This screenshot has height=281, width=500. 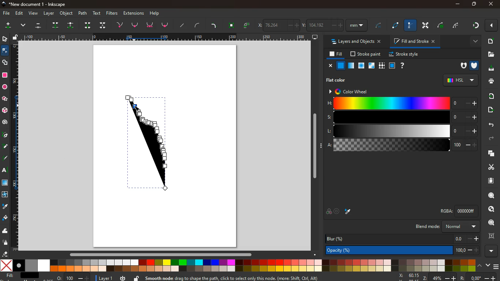 I want to click on texture, so click(x=381, y=65).